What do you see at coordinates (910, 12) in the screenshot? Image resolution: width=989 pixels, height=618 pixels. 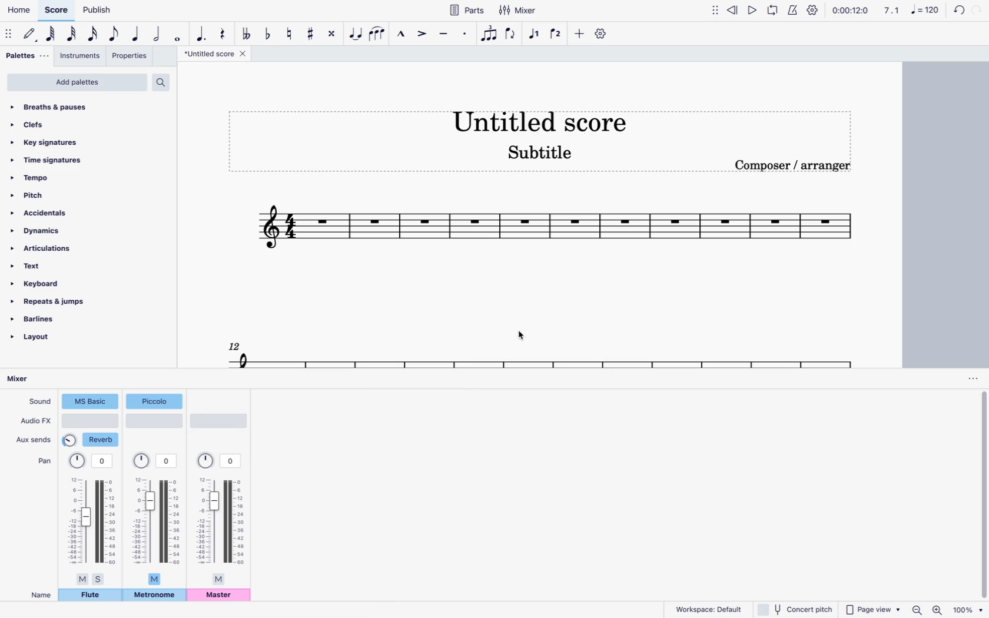 I see `scale` at bounding box center [910, 12].